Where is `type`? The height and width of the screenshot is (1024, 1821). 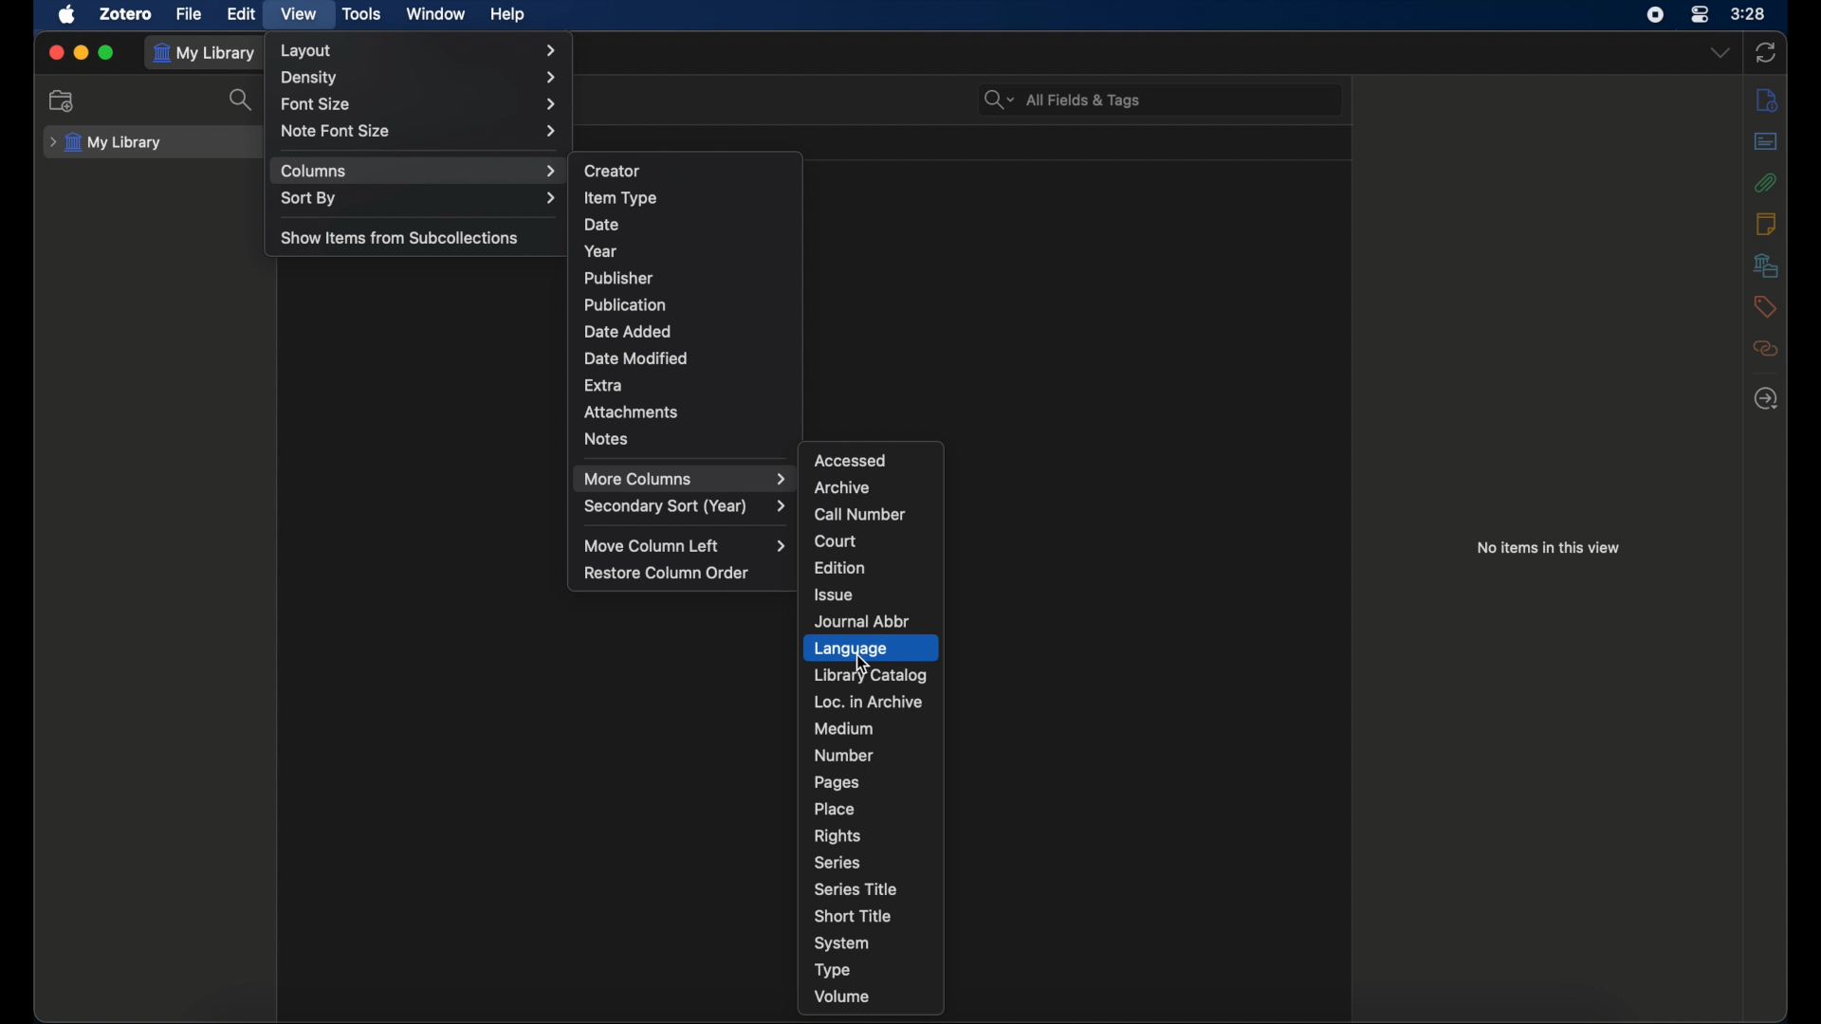 type is located at coordinates (833, 970).